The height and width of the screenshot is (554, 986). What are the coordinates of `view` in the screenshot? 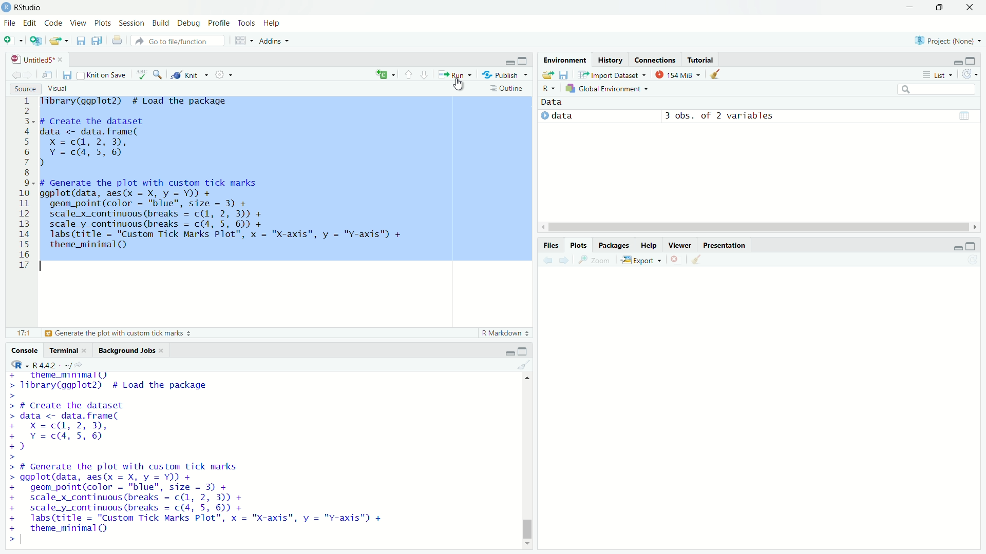 It's located at (78, 24).